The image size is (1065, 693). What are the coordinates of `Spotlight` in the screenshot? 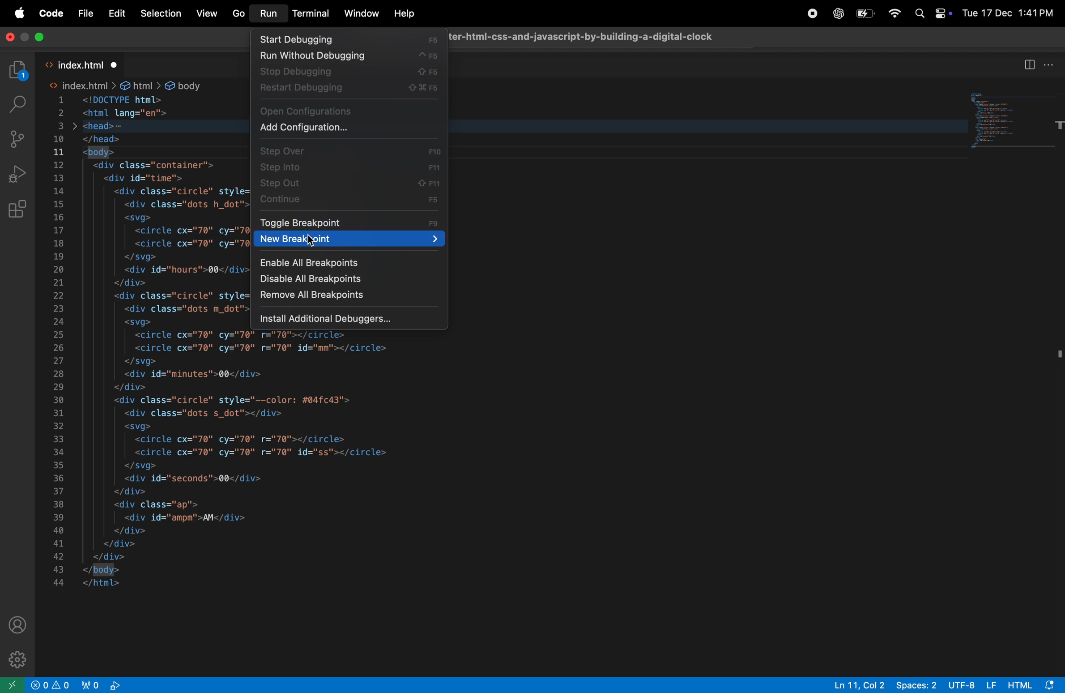 It's located at (919, 13).